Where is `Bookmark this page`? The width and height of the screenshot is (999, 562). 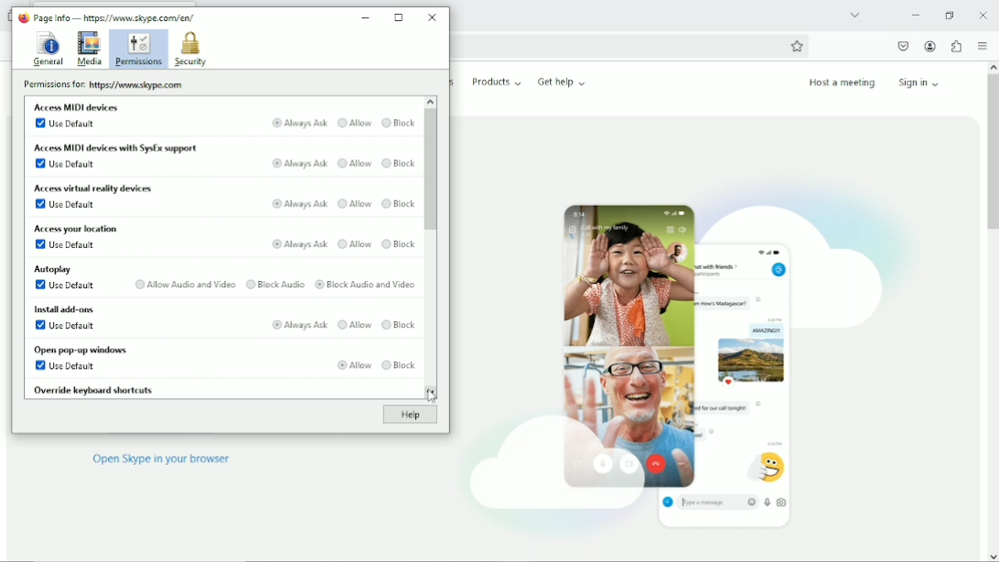 Bookmark this page is located at coordinates (797, 46).